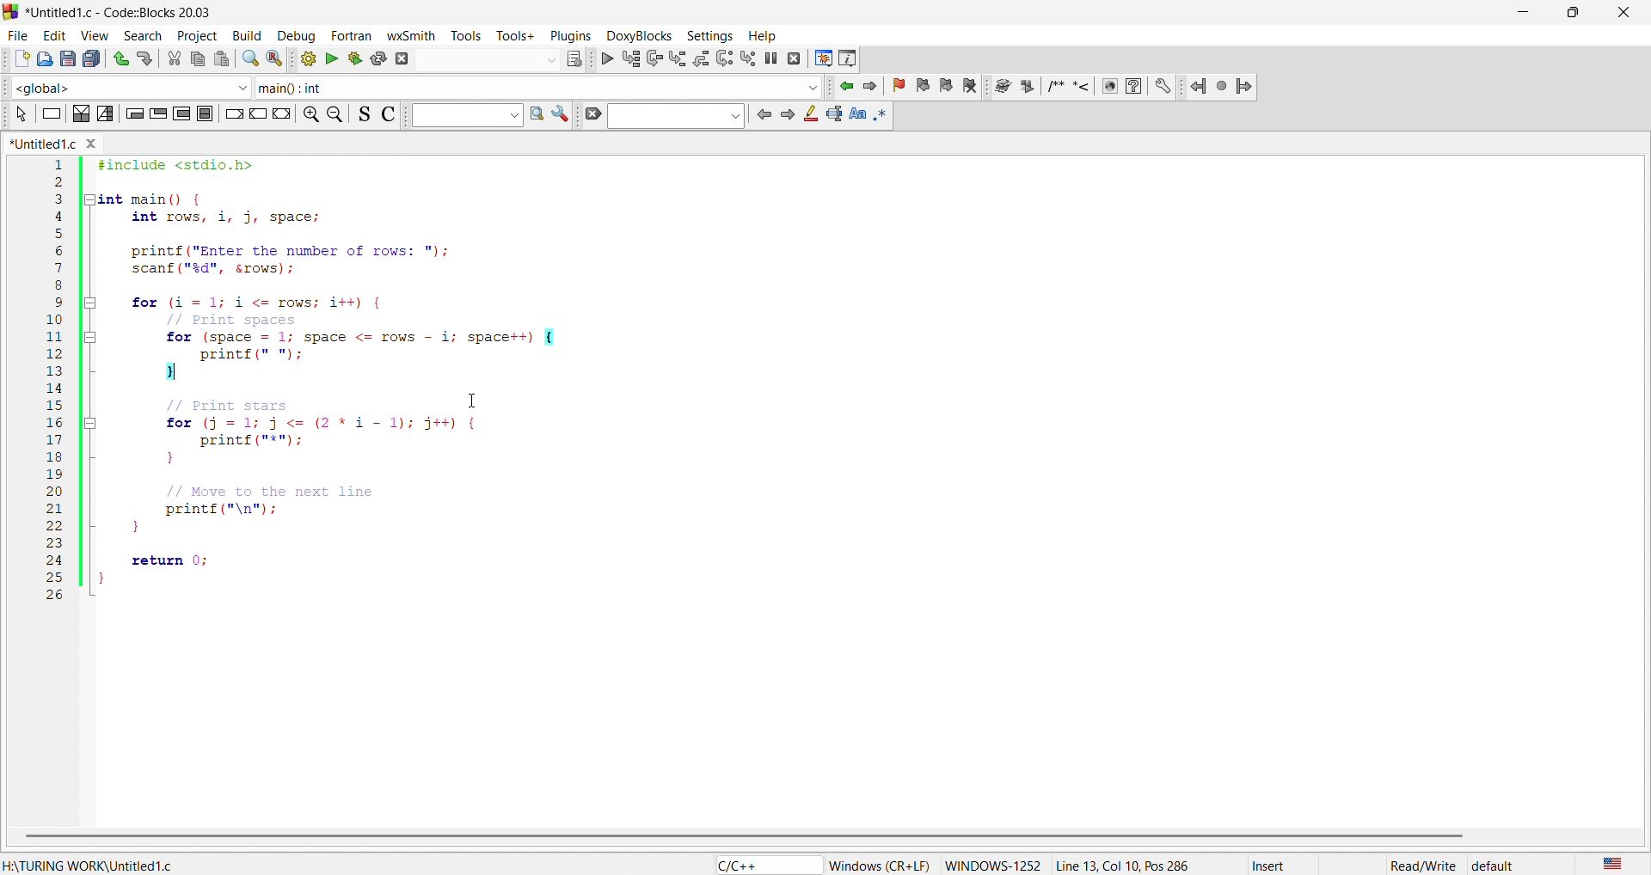 Image resolution: width=1651 pixels, height=875 pixels. Describe the element at coordinates (1132, 87) in the screenshot. I see `help` at that location.